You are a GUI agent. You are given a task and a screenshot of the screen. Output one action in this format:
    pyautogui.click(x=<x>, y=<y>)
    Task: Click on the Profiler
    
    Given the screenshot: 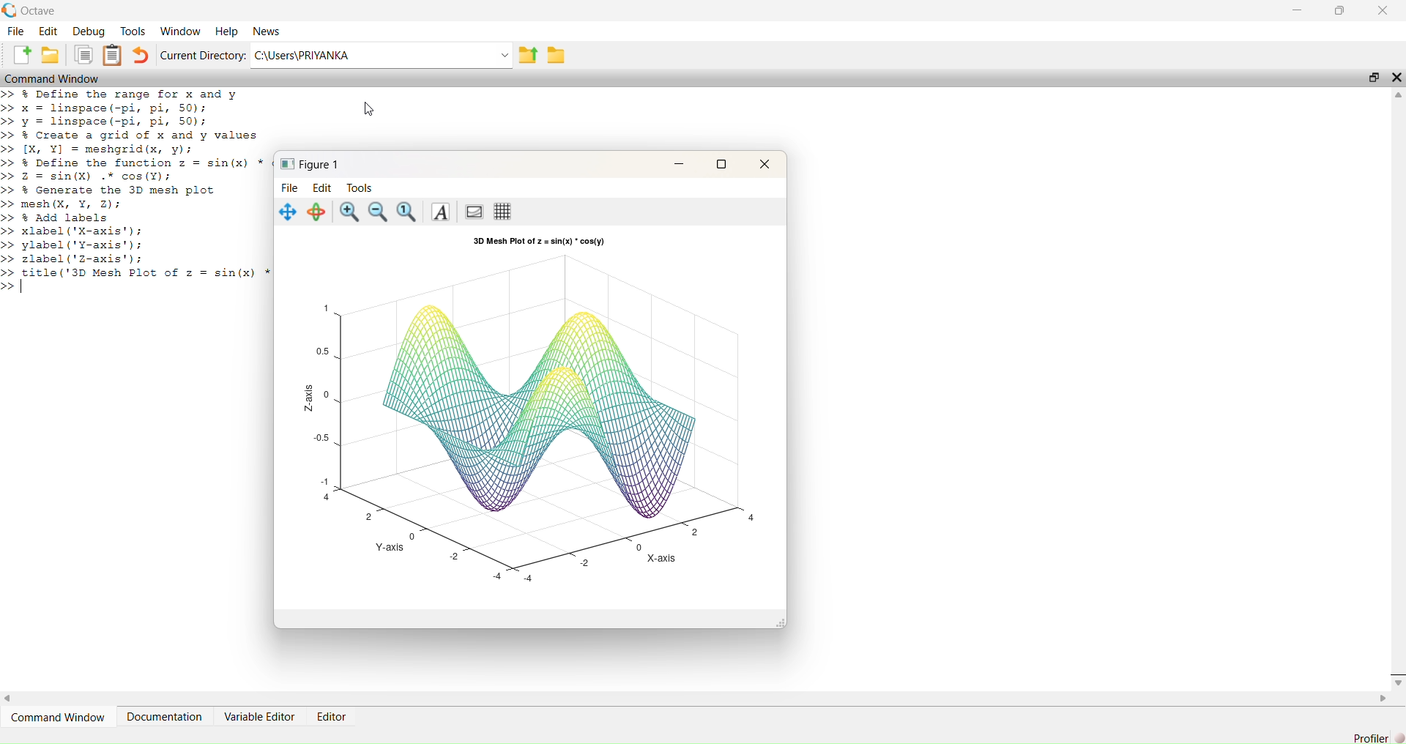 What is the action you would take?
    pyautogui.click(x=1375, y=735)
    